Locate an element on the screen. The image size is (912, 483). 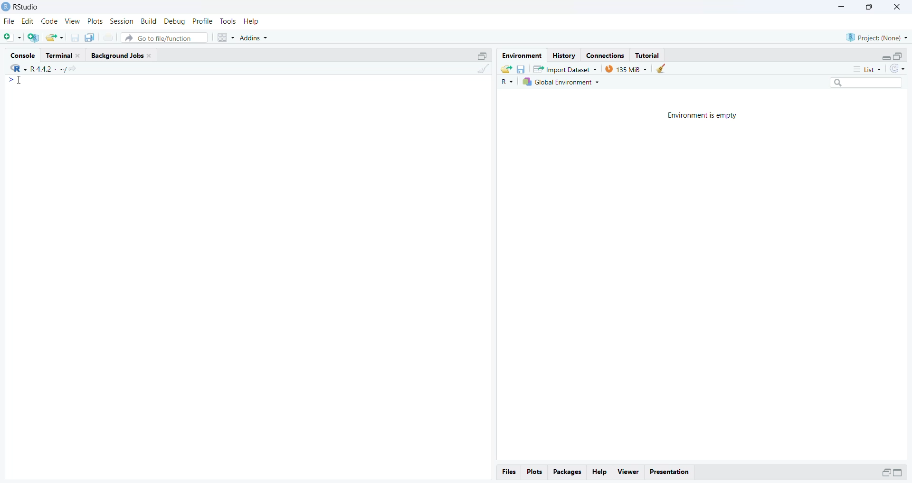
Open an existing file (Ctrl + O) is located at coordinates (56, 37).